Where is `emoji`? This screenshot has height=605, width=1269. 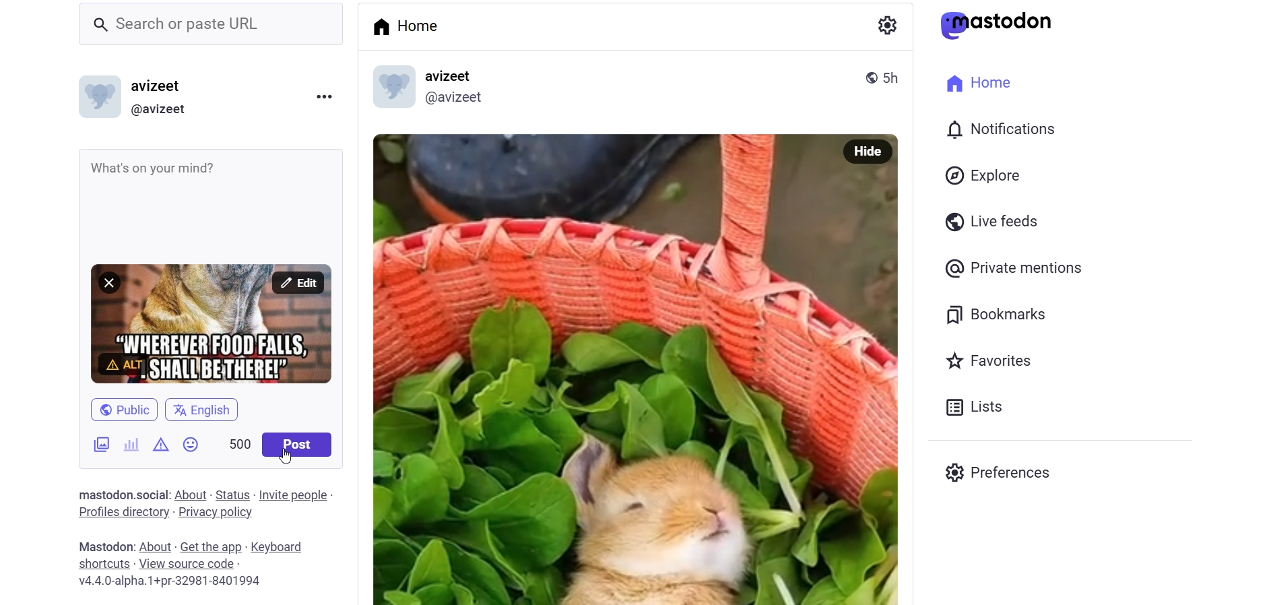
emoji is located at coordinates (193, 448).